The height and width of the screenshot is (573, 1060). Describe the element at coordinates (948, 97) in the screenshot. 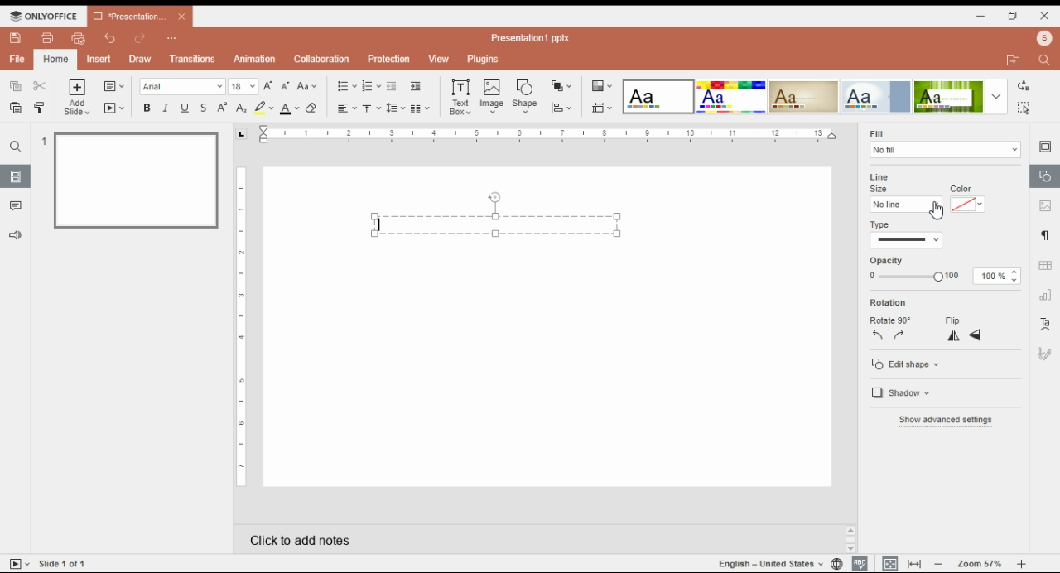

I see `color theme` at that location.